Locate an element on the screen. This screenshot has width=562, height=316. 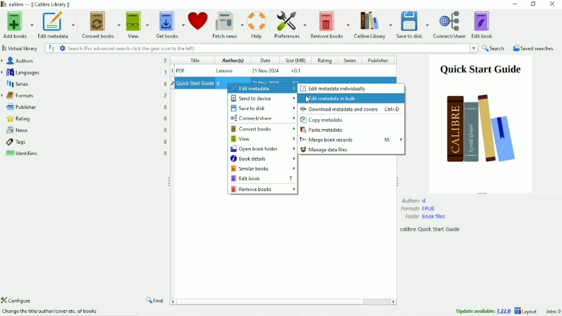
Connect/share is located at coordinates (450, 25).